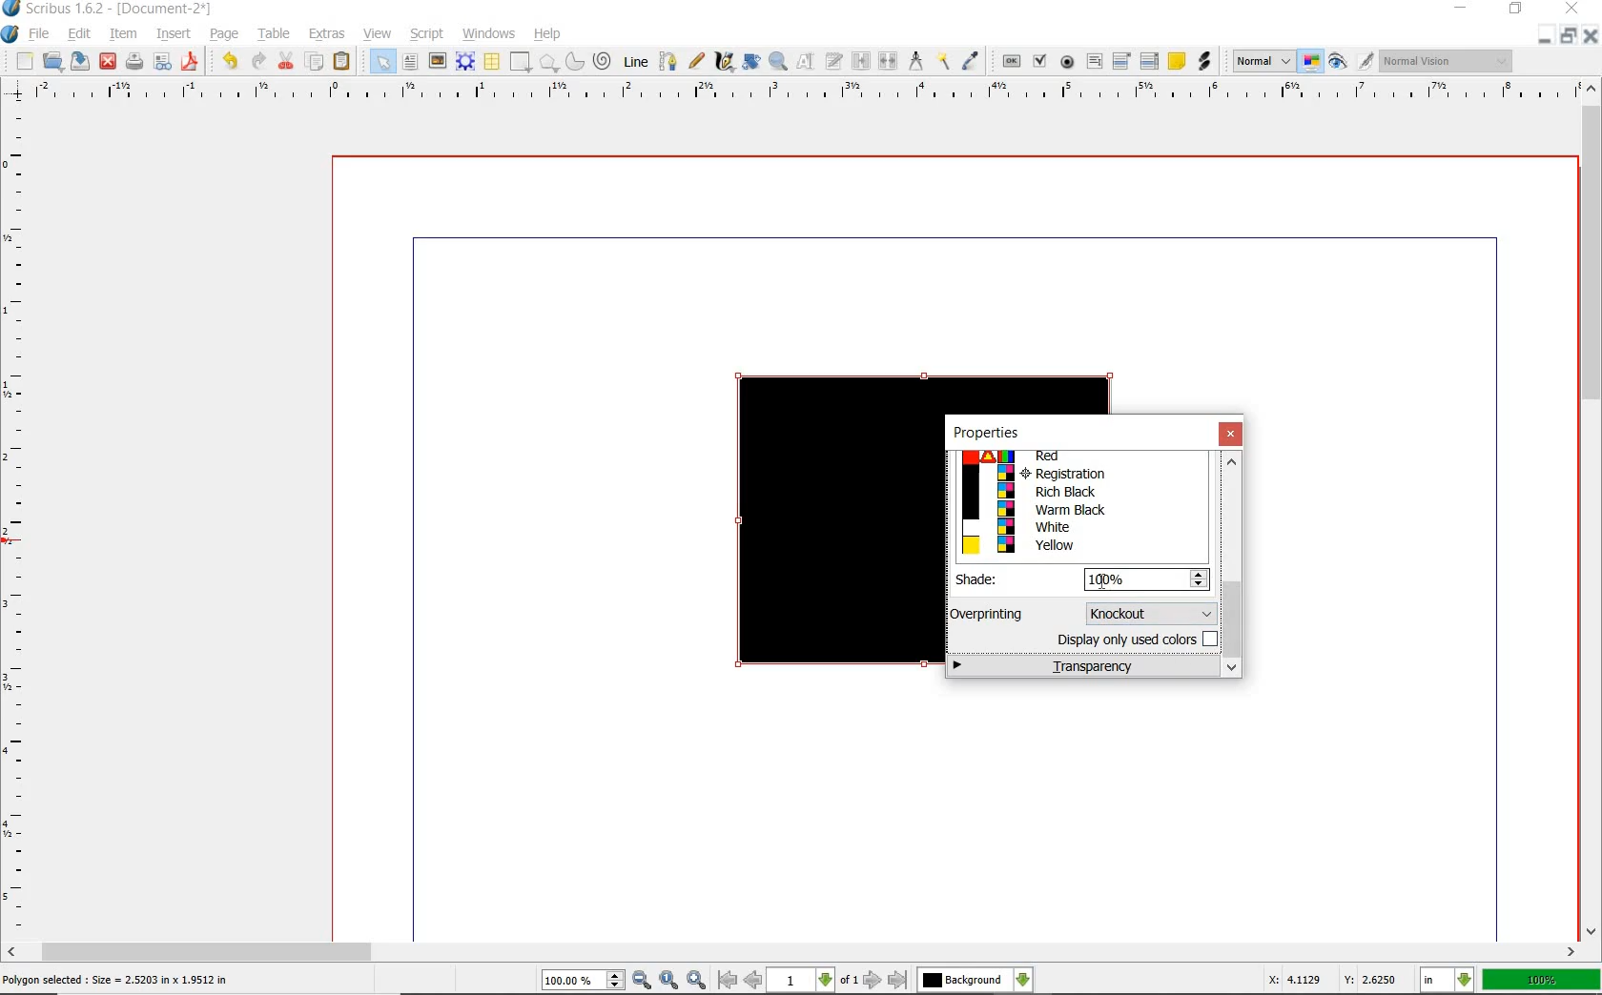  I want to click on table, so click(492, 61).